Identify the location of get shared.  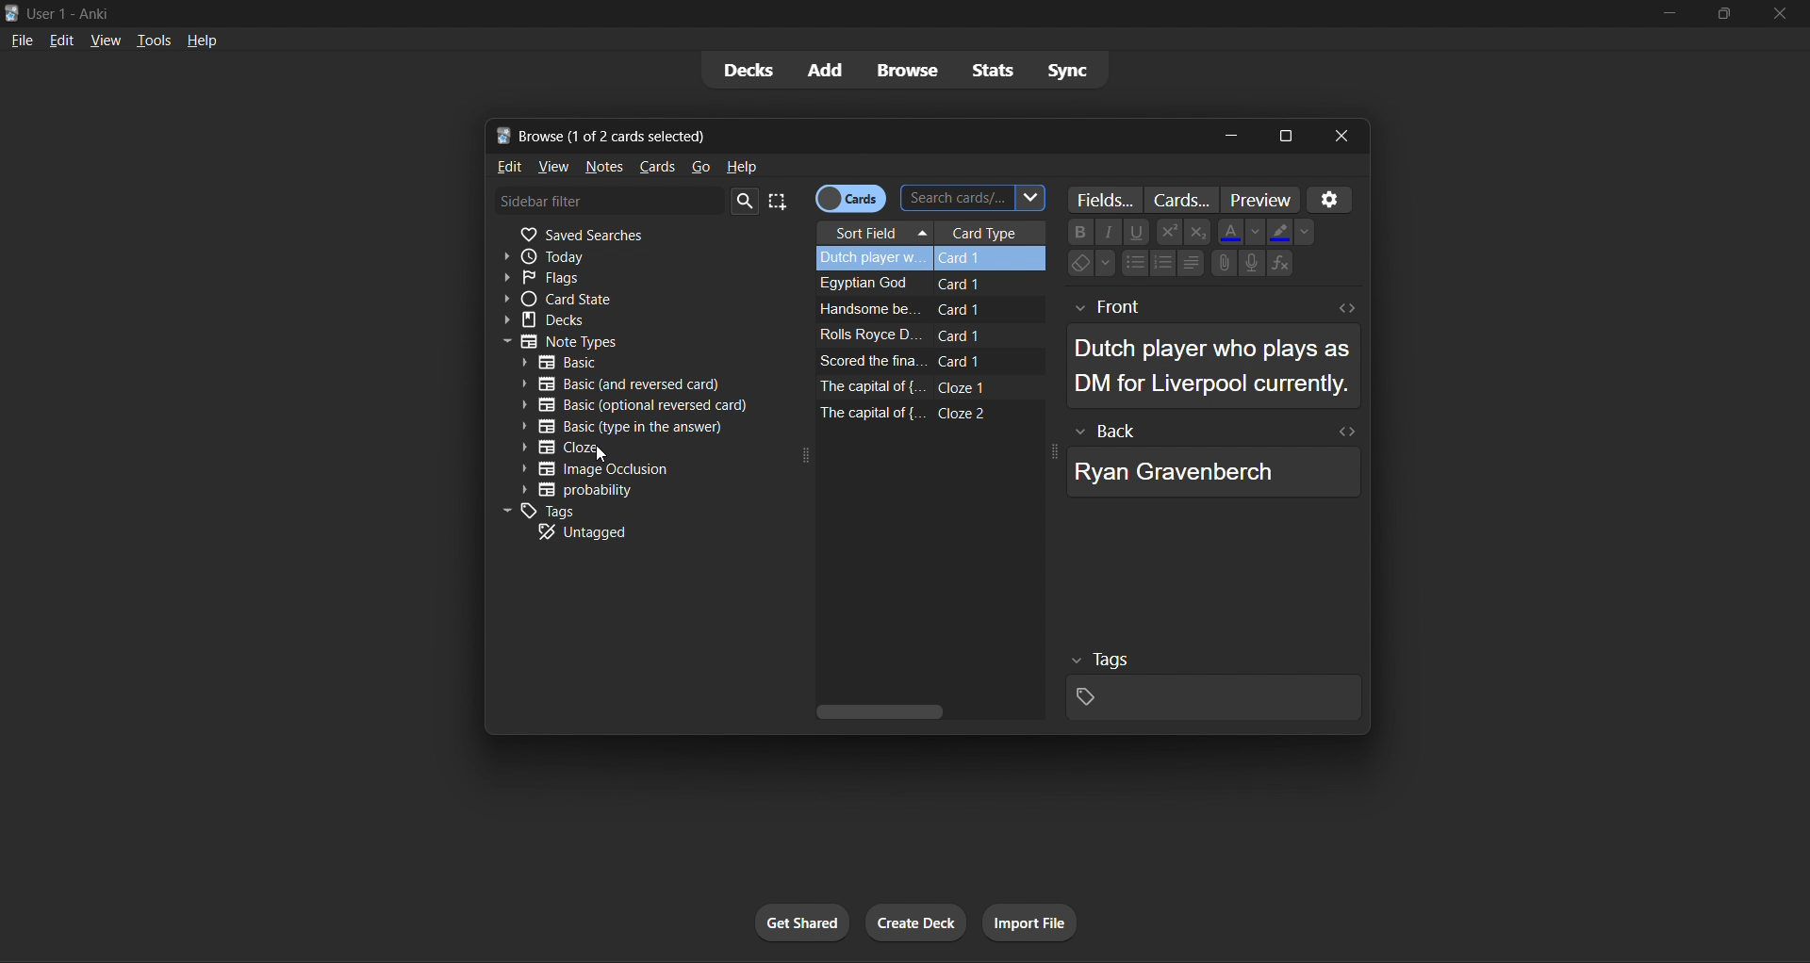
(805, 922).